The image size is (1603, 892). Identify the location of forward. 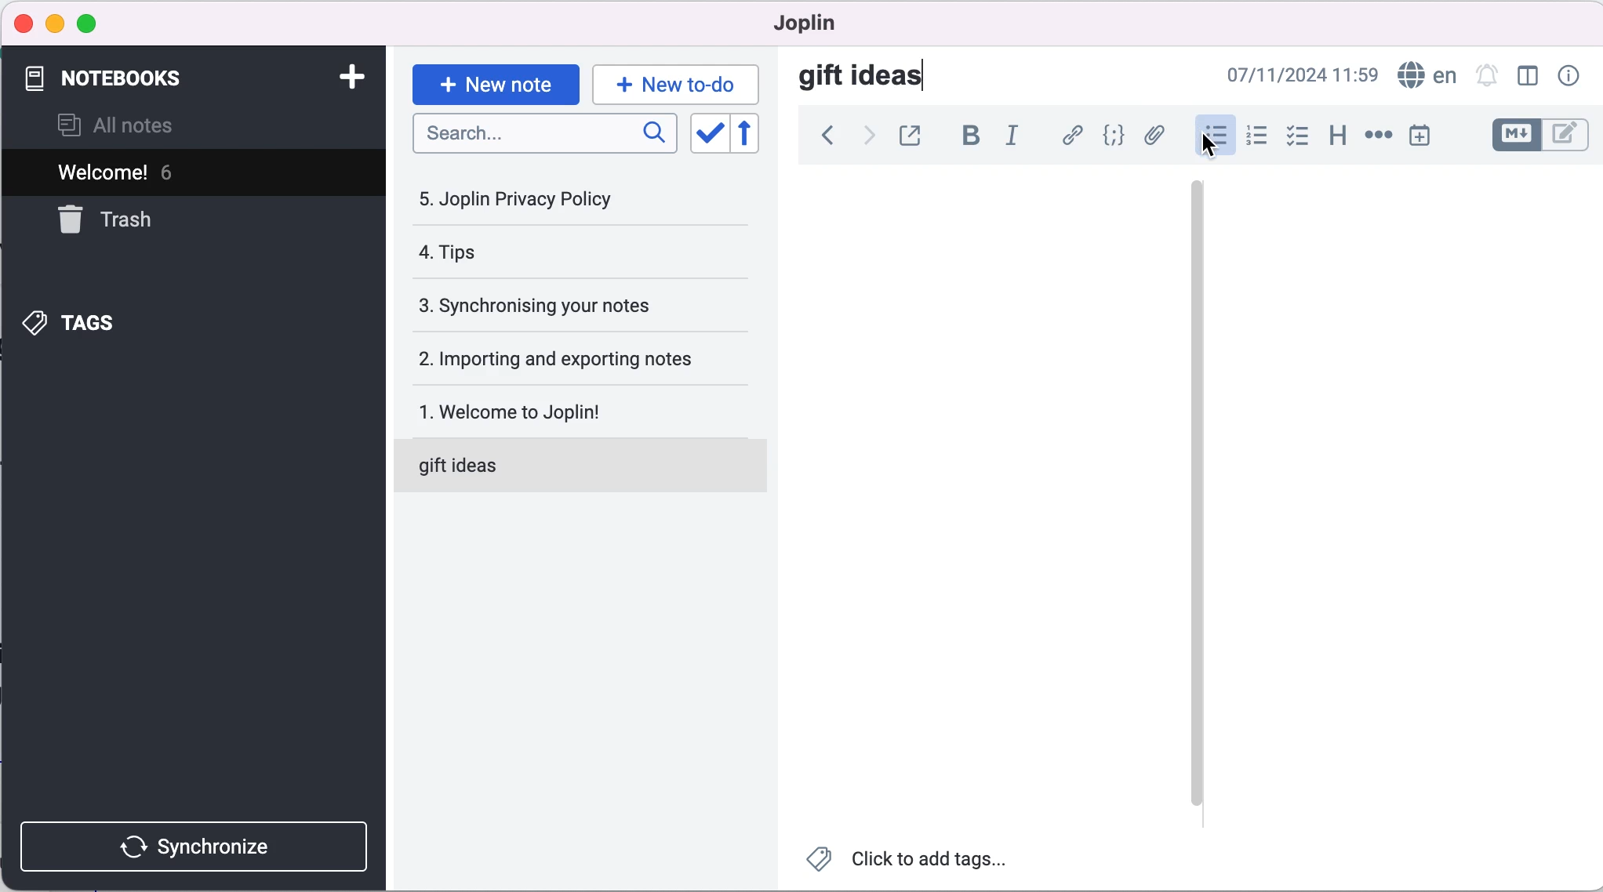
(864, 138).